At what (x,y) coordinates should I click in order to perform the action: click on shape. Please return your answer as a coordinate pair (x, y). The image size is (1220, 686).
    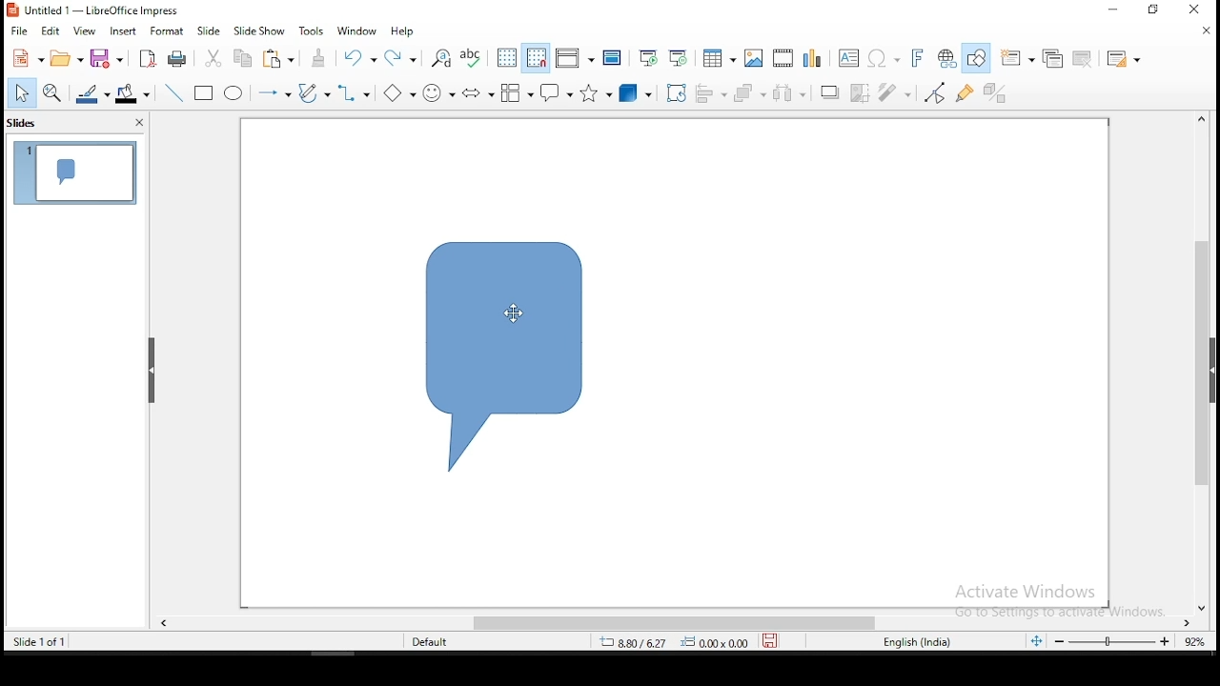
    Looking at the image, I should click on (508, 354).